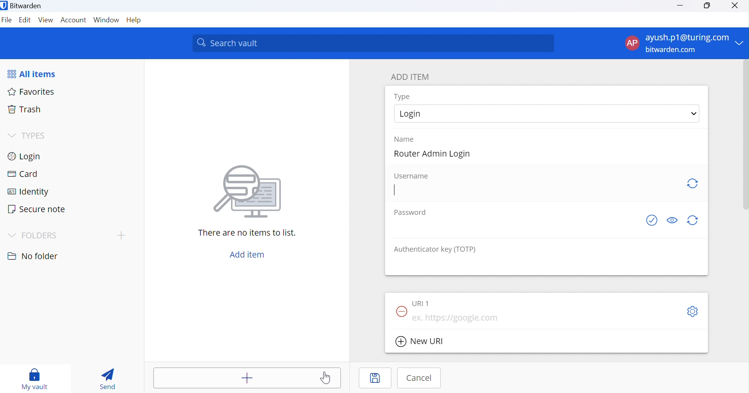  Describe the element at coordinates (38, 209) in the screenshot. I see `Secure note` at that location.